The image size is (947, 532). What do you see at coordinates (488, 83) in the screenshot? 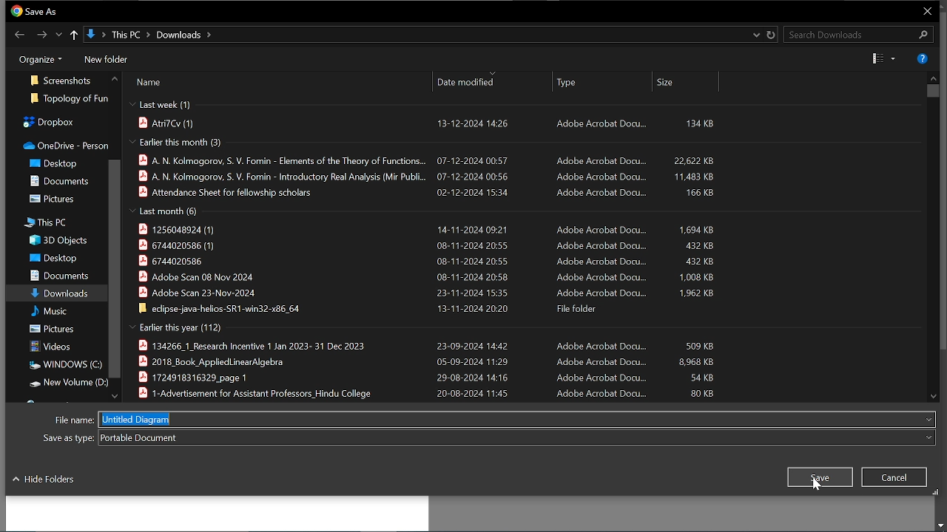
I see `date modified` at bounding box center [488, 83].